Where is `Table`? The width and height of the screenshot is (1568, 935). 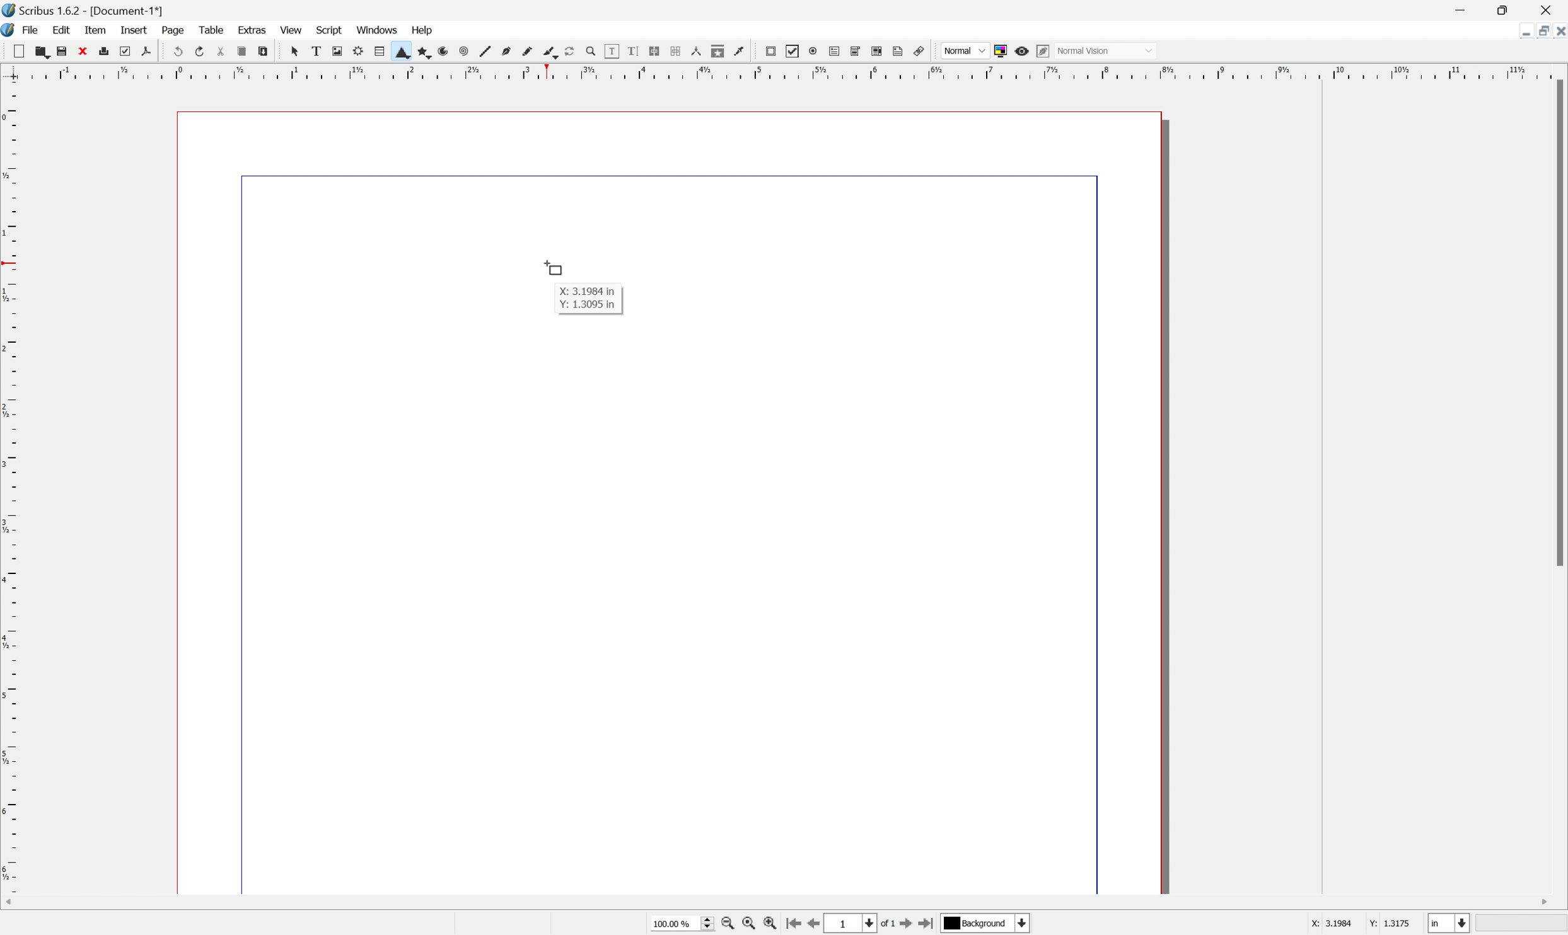 Table is located at coordinates (373, 52).